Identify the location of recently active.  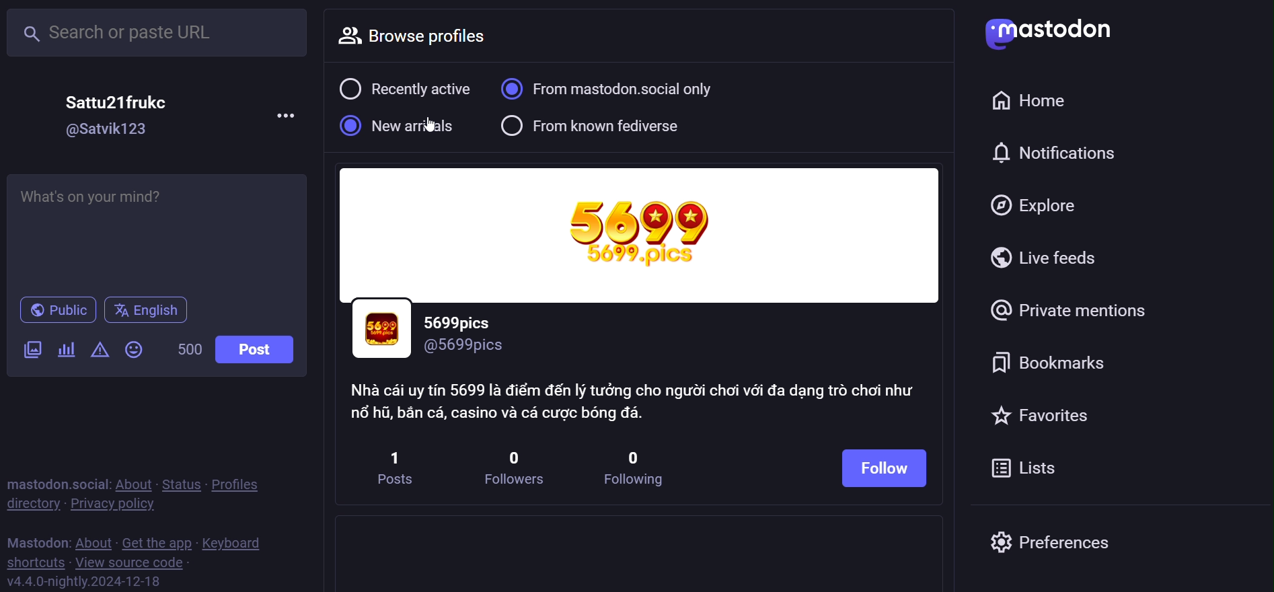
(404, 86).